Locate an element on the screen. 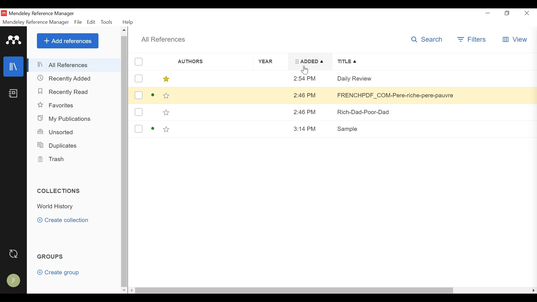 This screenshot has width=537, height=302. (un)select is located at coordinates (138, 129).